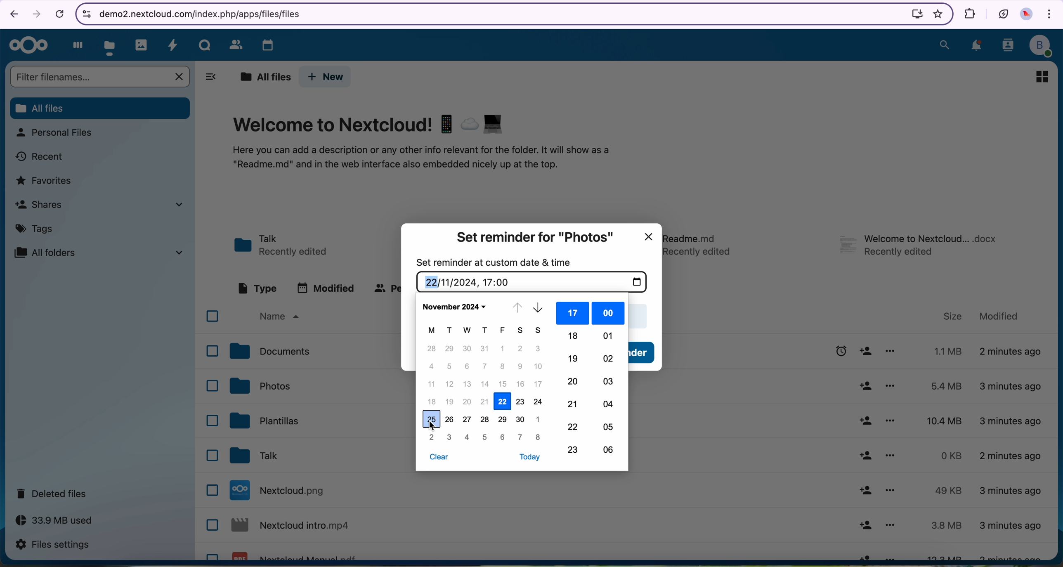  I want to click on 7, so click(484, 366).